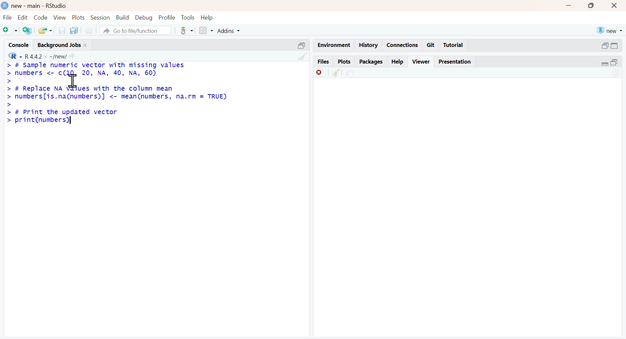 This screenshot has width=626, height=339. Describe the element at coordinates (41, 17) in the screenshot. I see `code` at that location.